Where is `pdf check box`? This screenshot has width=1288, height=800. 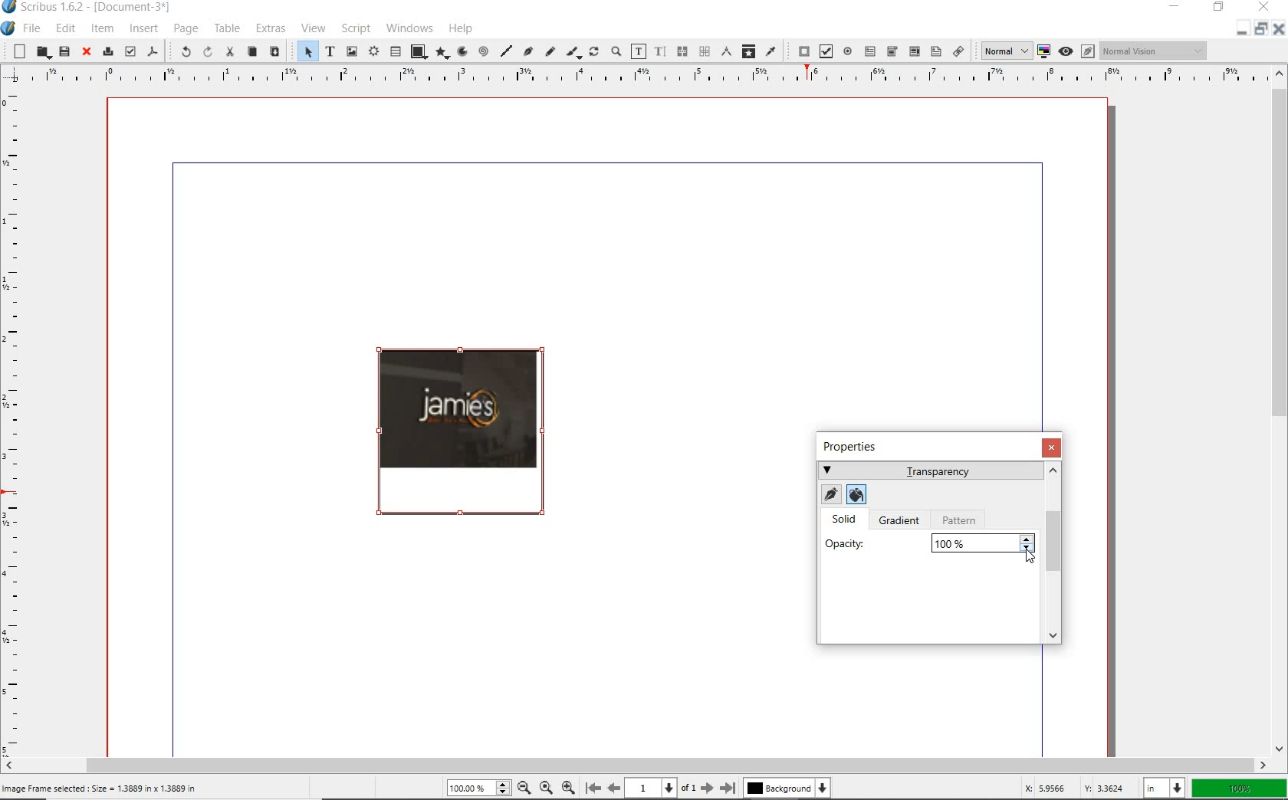
pdf check box is located at coordinates (824, 51).